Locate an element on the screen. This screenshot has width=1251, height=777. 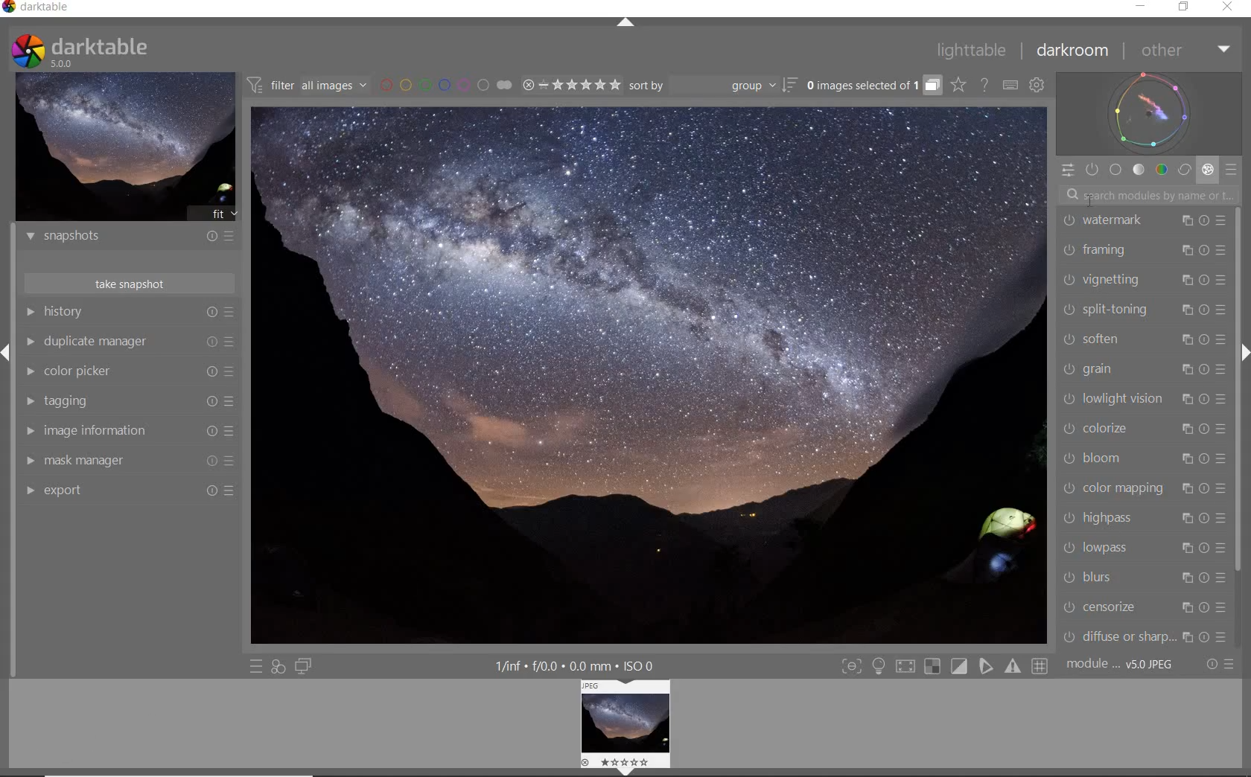
BLOOM is located at coordinates (1093, 458).